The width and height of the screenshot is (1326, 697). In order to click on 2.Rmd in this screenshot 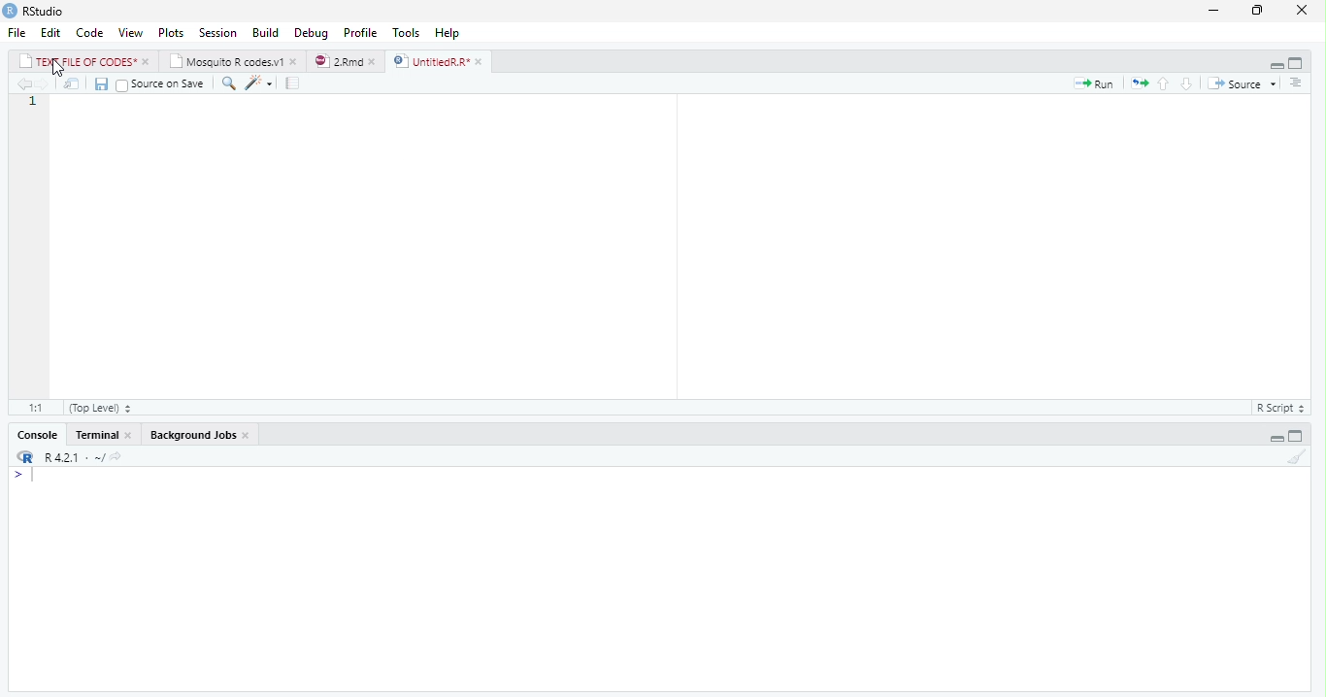, I will do `click(346, 62)`.